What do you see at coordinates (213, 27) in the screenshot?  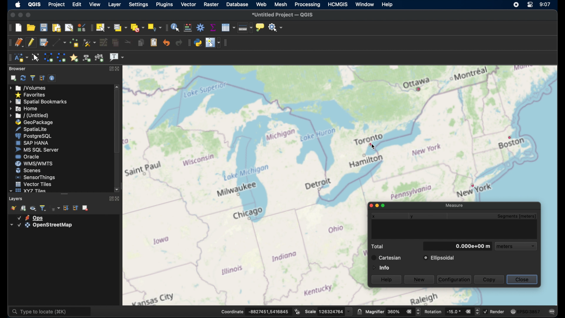 I see `show statistical summary` at bounding box center [213, 27].